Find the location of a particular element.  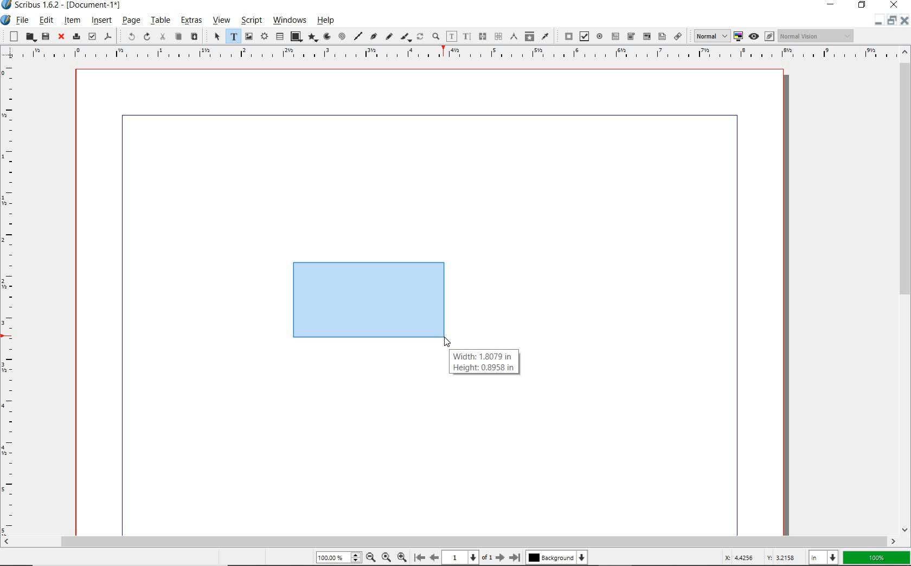

pdf push button is located at coordinates (566, 36).